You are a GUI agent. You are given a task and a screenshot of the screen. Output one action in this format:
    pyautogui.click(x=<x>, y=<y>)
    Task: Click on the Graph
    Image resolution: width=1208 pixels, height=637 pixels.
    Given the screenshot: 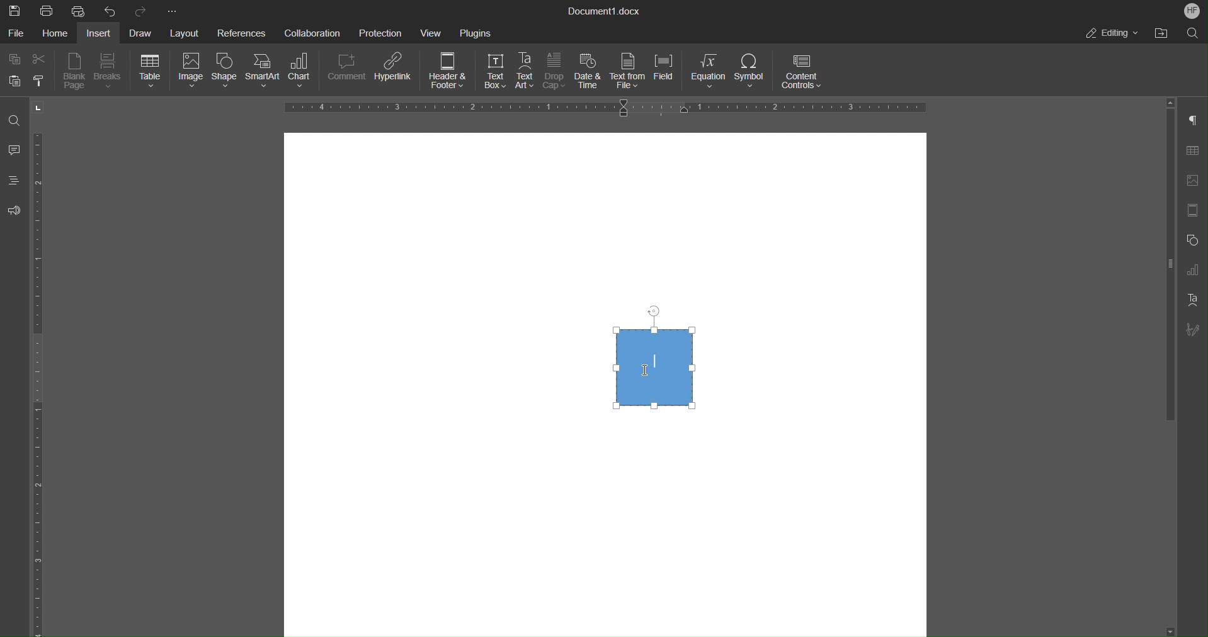 What is the action you would take?
    pyautogui.click(x=1197, y=270)
    